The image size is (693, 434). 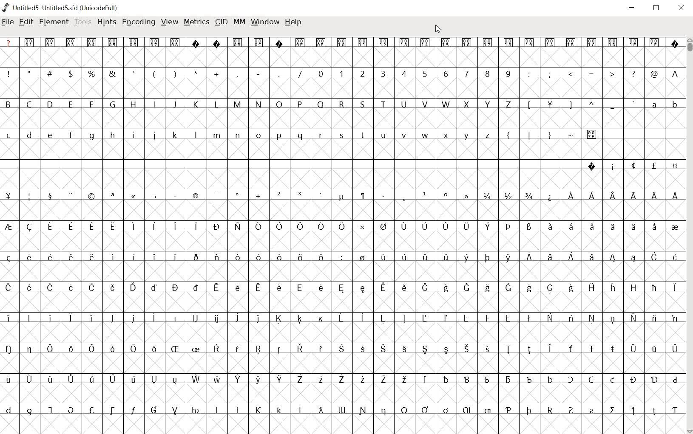 What do you see at coordinates (466, 288) in the screenshot?
I see `Symbol` at bounding box center [466, 288].